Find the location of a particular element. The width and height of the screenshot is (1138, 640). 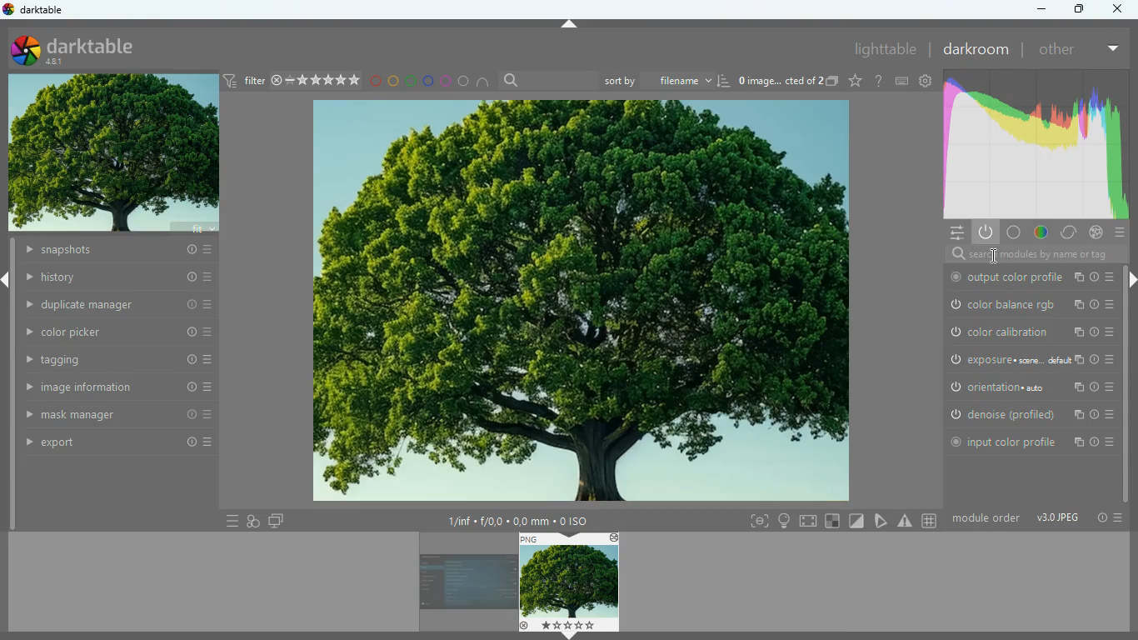

color balance rgb is located at coordinates (1030, 303).